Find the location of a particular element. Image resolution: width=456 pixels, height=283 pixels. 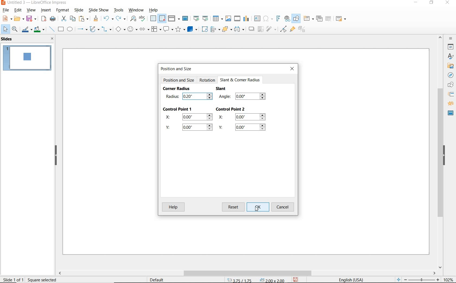

restore down is located at coordinates (432, 3).